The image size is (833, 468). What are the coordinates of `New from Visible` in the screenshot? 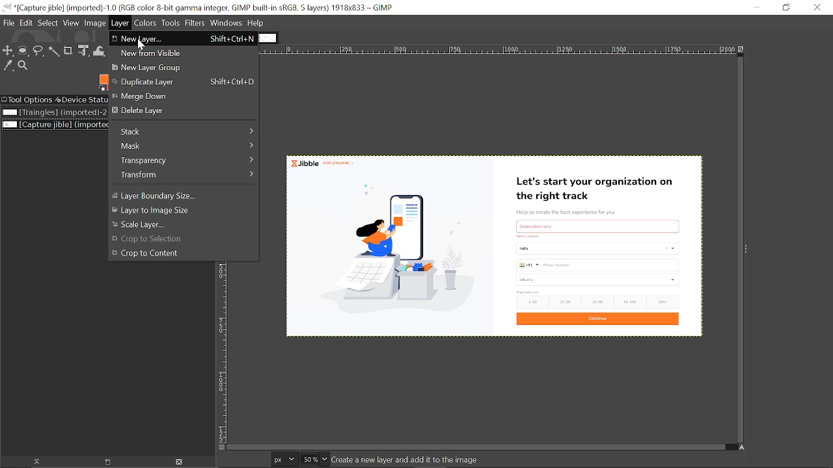 It's located at (180, 53).